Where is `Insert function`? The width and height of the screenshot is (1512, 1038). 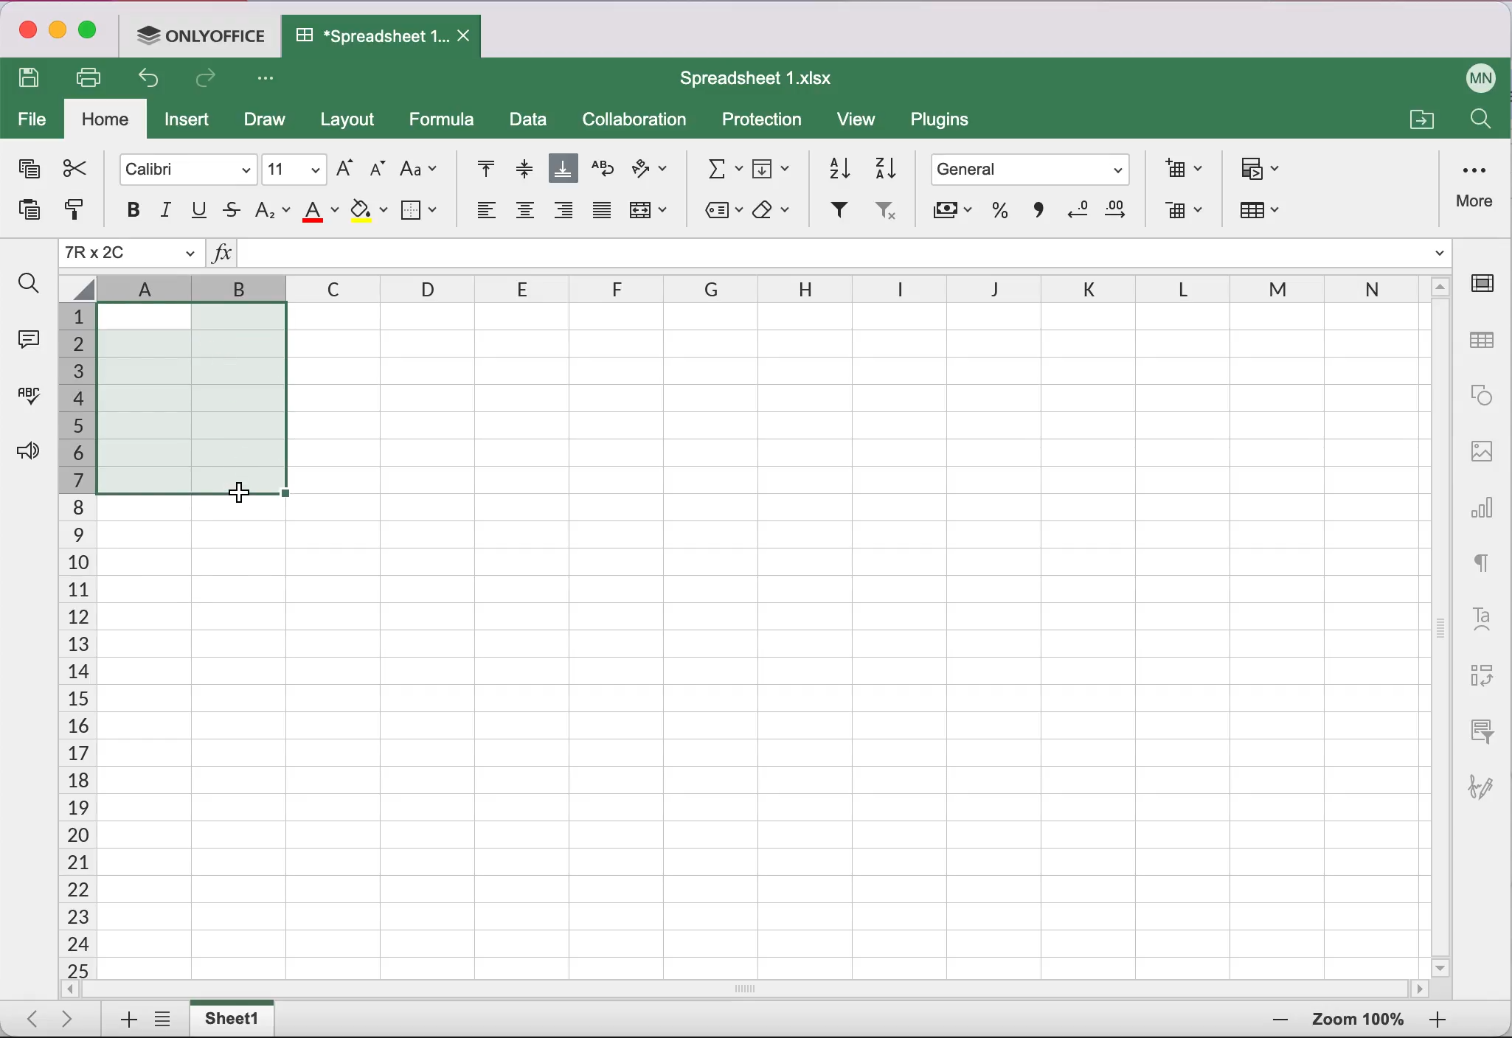 Insert function is located at coordinates (221, 256).